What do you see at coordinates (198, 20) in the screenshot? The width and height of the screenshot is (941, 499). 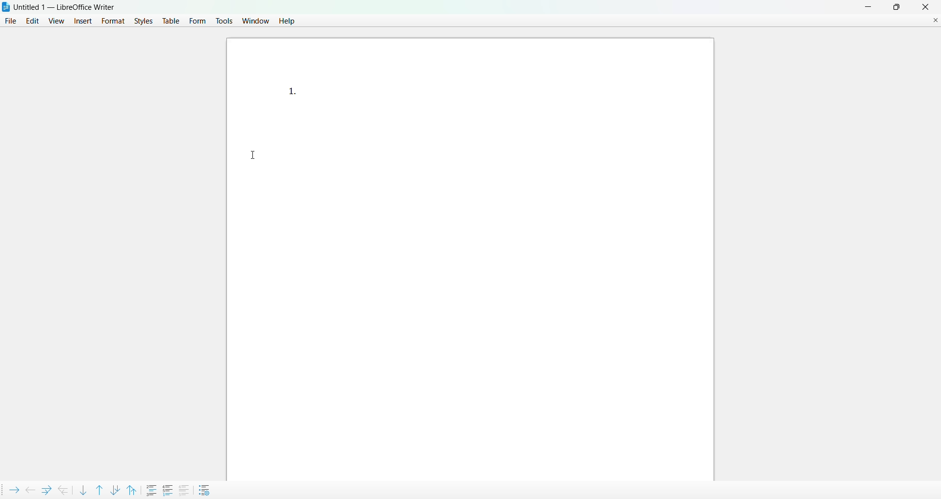 I see `form` at bounding box center [198, 20].